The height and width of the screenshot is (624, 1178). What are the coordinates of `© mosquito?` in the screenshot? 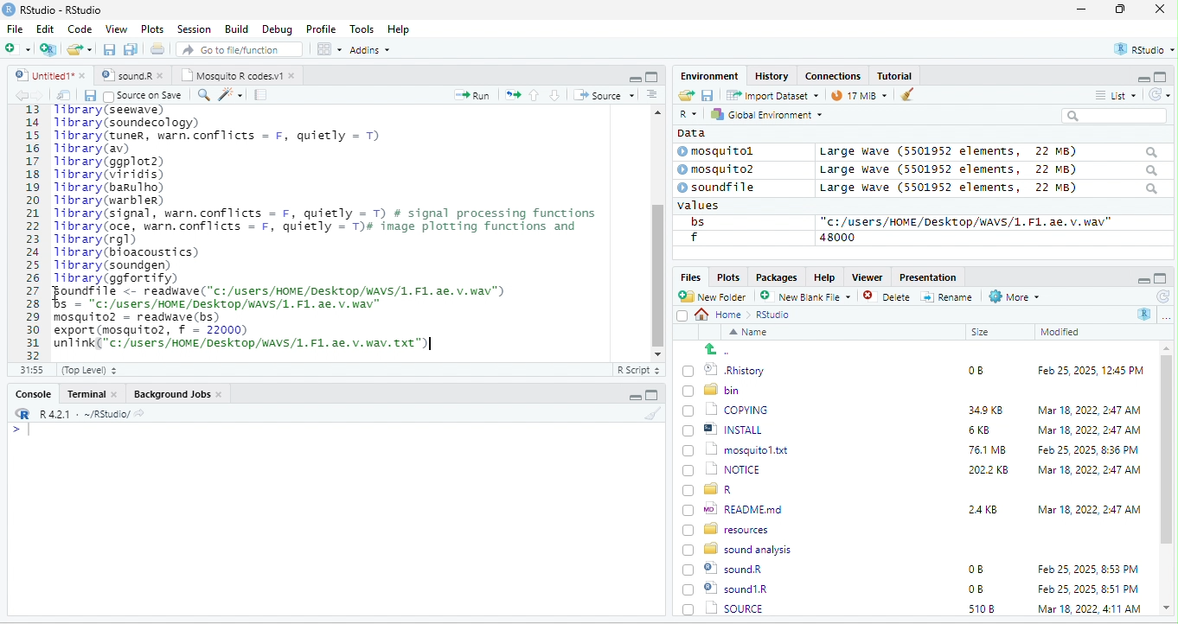 It's located at (721, 168).